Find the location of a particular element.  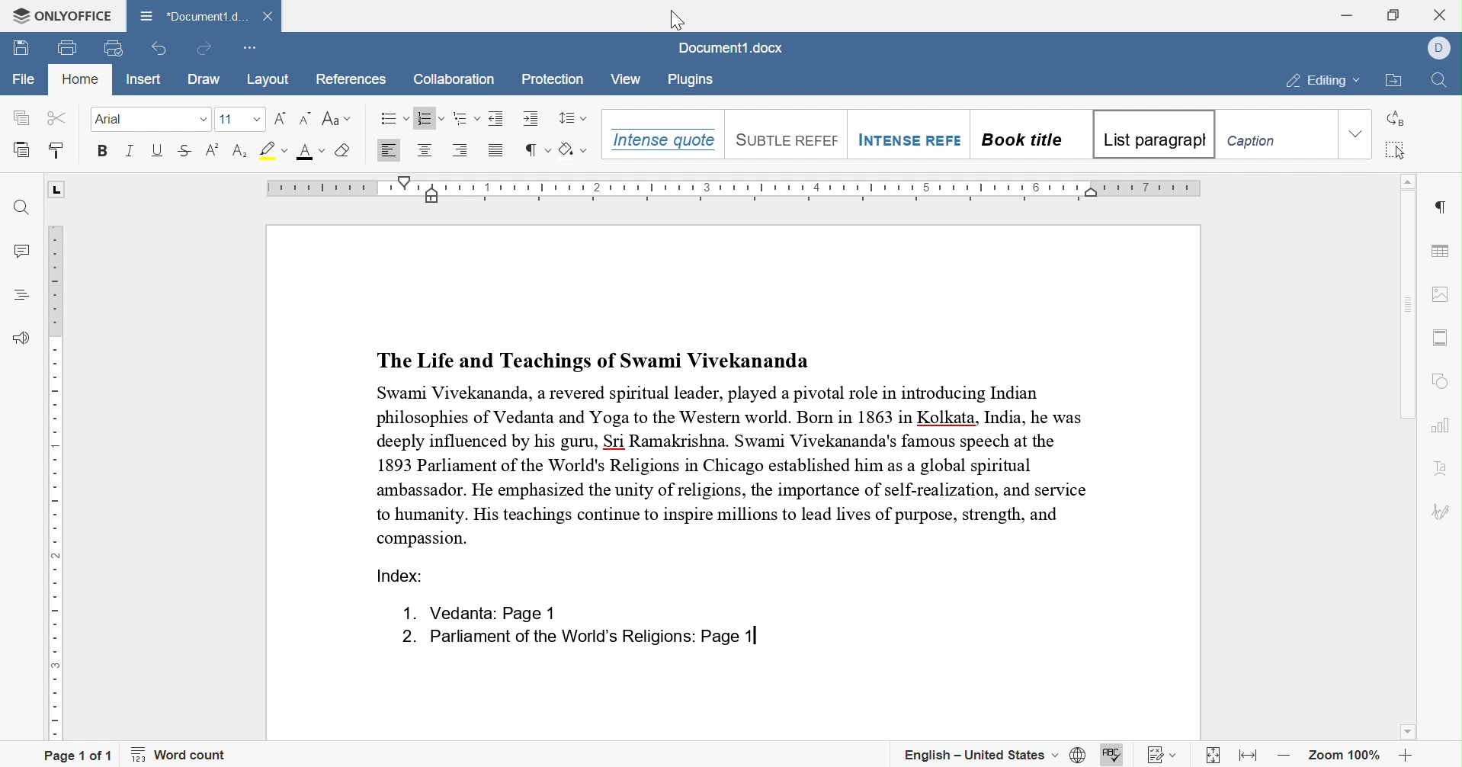

ONLYOFFICE is located at coordinates (63, 17).